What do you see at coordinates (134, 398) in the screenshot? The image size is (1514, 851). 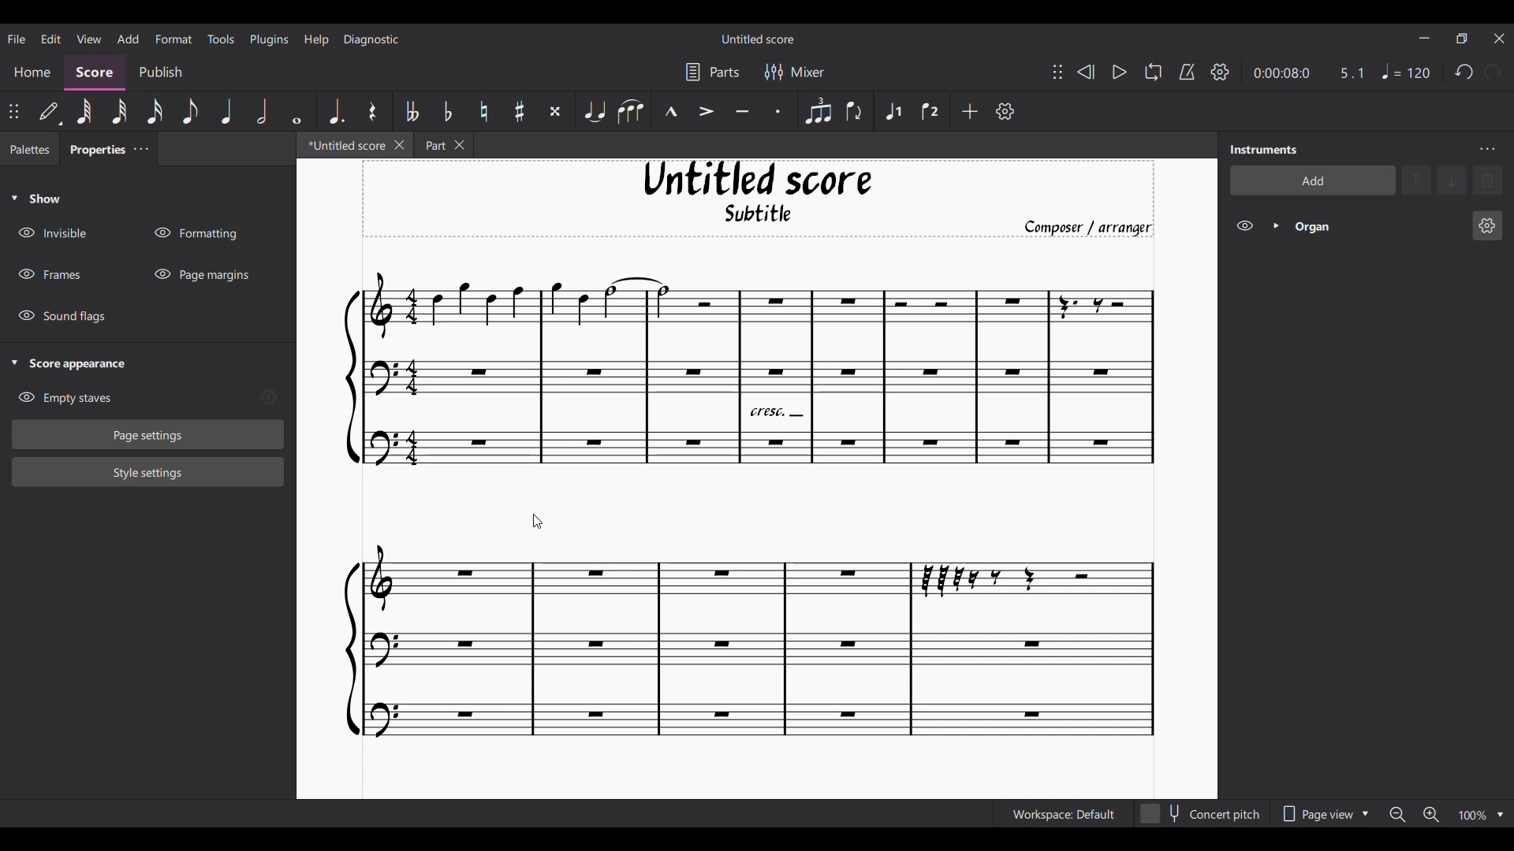 I see `Hide Empty staves` at bounding box center [134, 398].